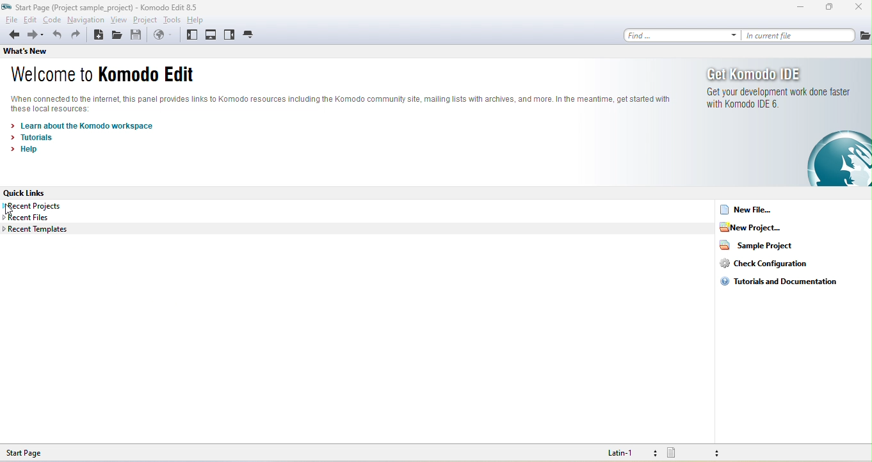 The width and height of the screenshot is (872, 462). I want to click on help, so click(193, 20).